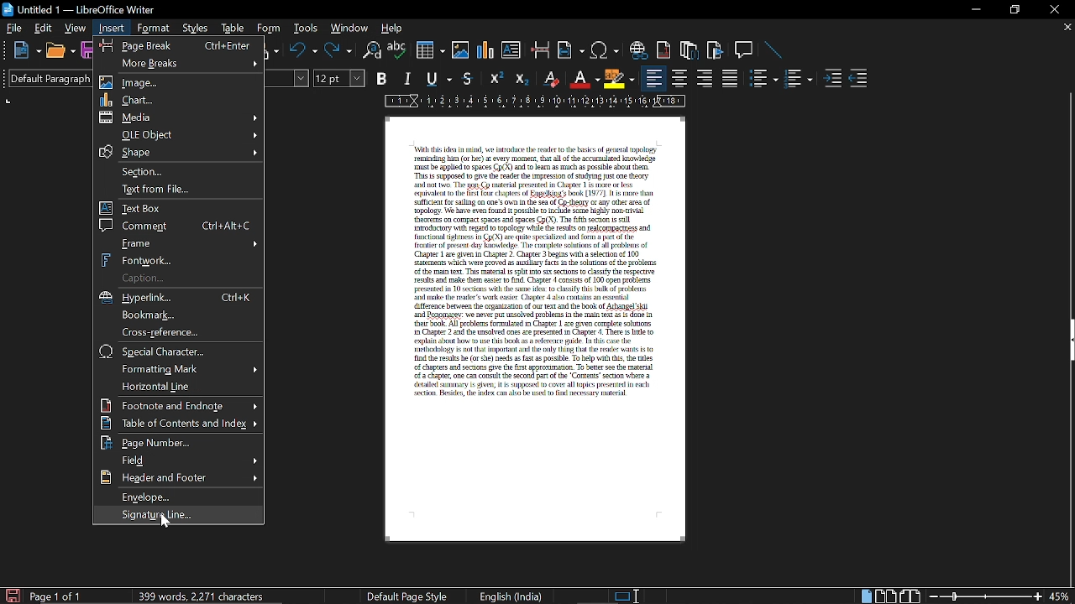  Describe the element at coordinates (180, 64) in the screenshot. I see `more breaks` at that location.